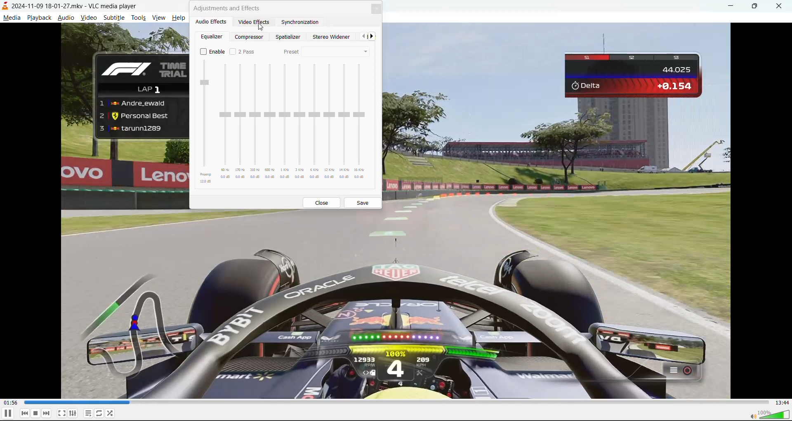  Describe the element at coordinates (212, 23) in the screenshot. I see `audio effects` at that location.